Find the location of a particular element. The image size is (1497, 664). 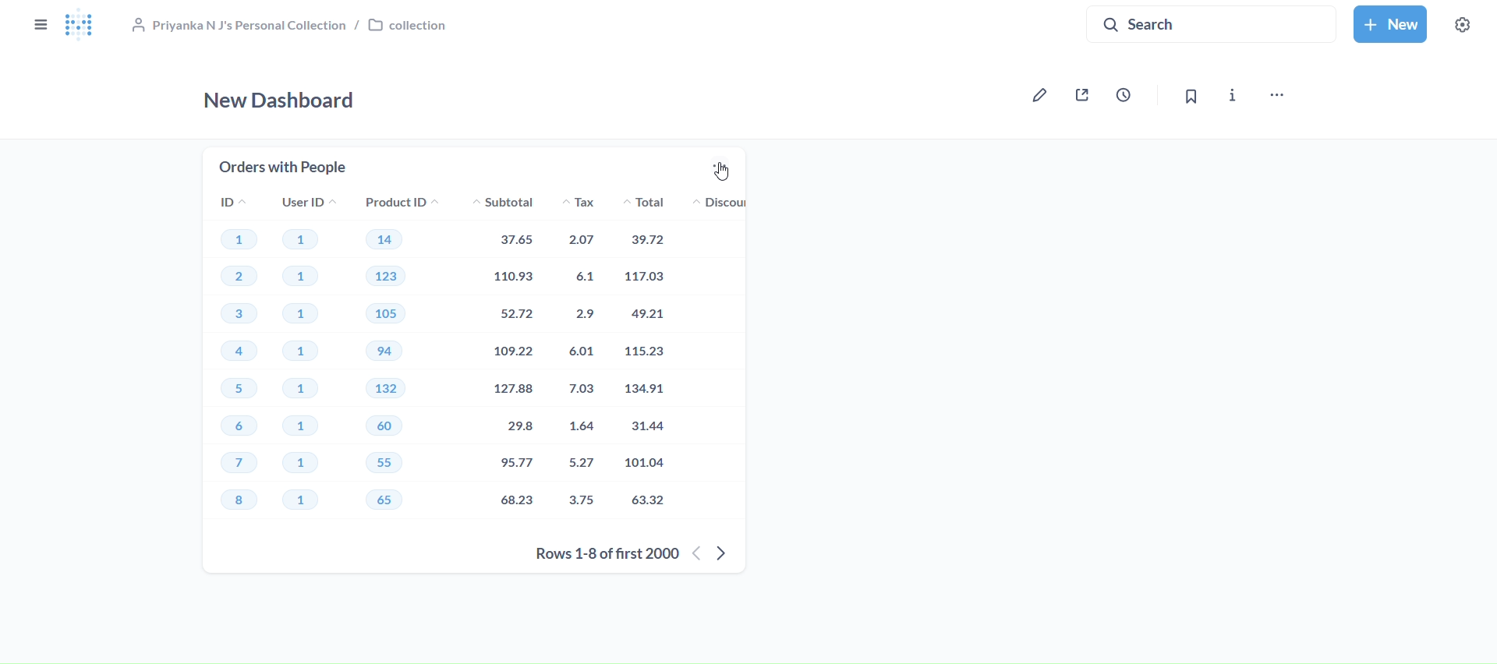

new is located at coordinates (1392, 25).